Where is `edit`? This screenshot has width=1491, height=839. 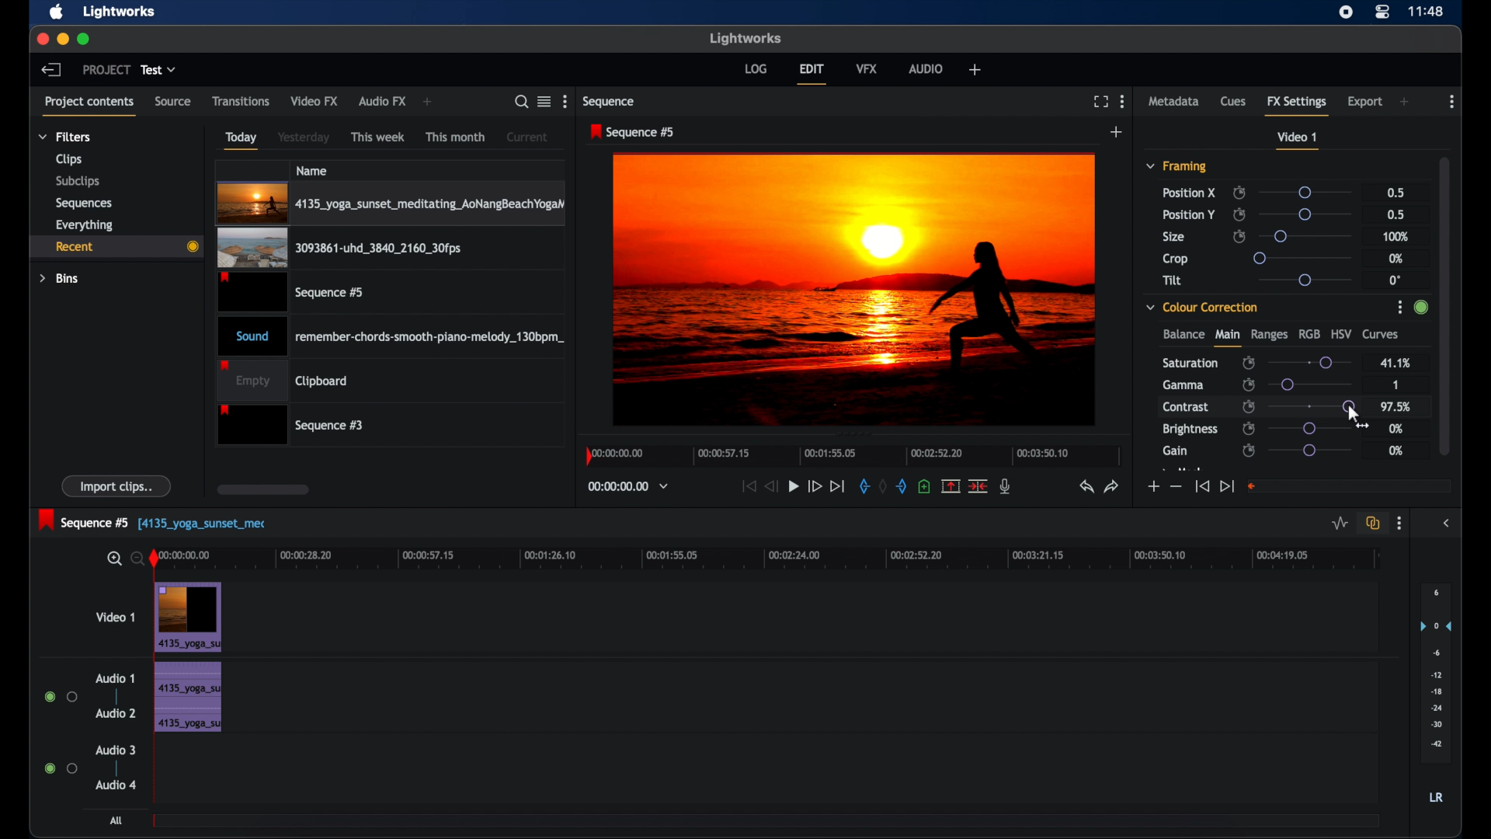 edit is located at coordinates (812, 74).